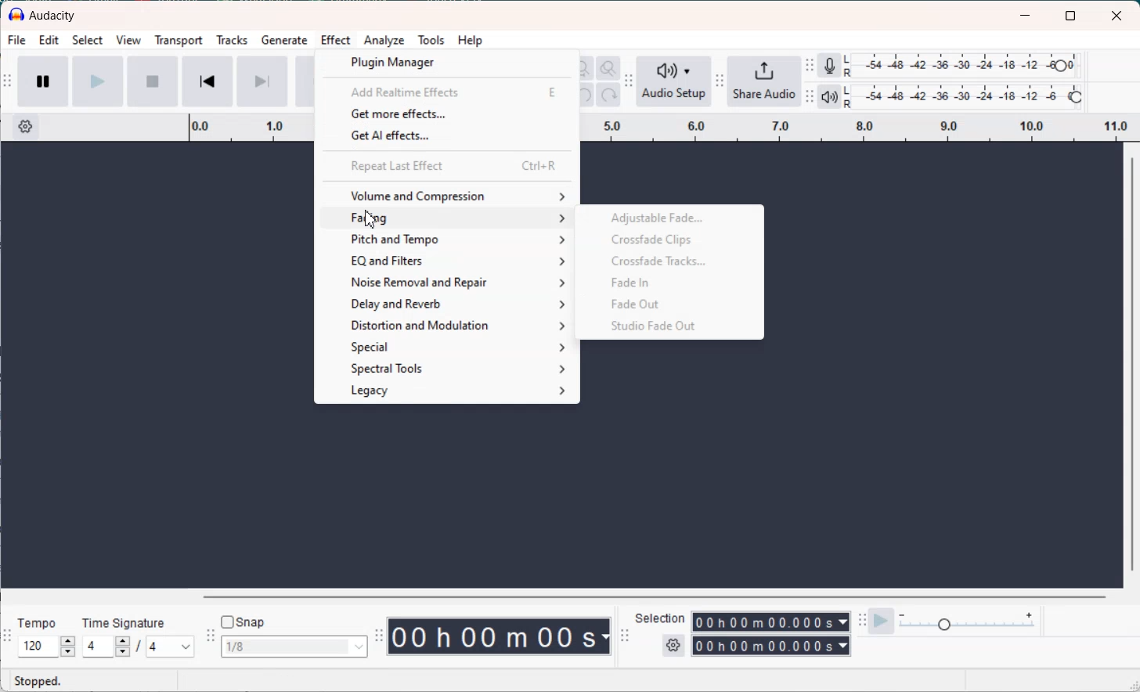 This screenshot has width=1140, height=692. What do you see at coordinates (41, 681) in the screenshot?
I see `Stopped.` at bounding box center [41, 681].